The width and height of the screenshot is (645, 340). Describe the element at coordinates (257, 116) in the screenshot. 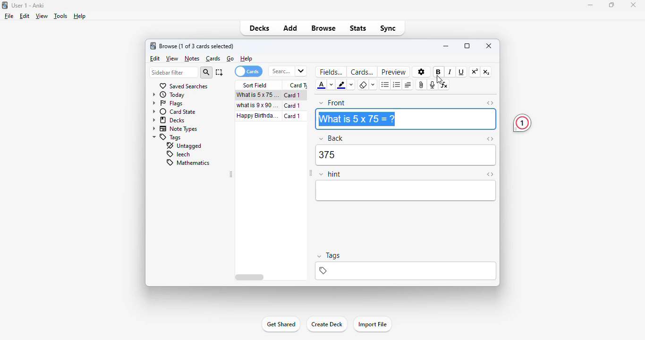

I see `happy birthday song!!!.mp3` at that location.